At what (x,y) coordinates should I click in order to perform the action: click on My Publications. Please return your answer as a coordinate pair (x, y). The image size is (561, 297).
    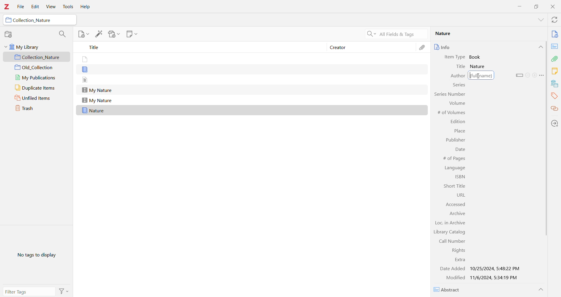
    Looking at the image, I should click on (37, 78).